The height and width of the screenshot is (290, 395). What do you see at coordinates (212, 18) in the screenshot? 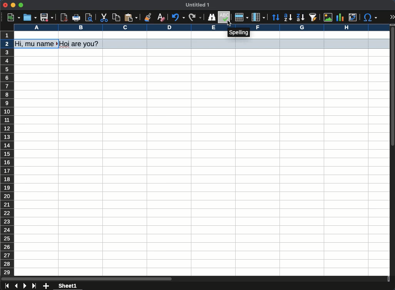
I see `finder` at bounding box center [212, 18].